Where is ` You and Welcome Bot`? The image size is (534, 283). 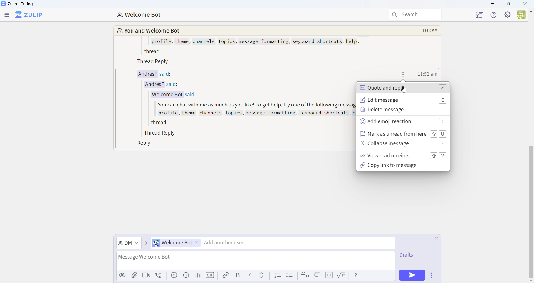  You and Welcome Bot is located at coordinates (147, 31).